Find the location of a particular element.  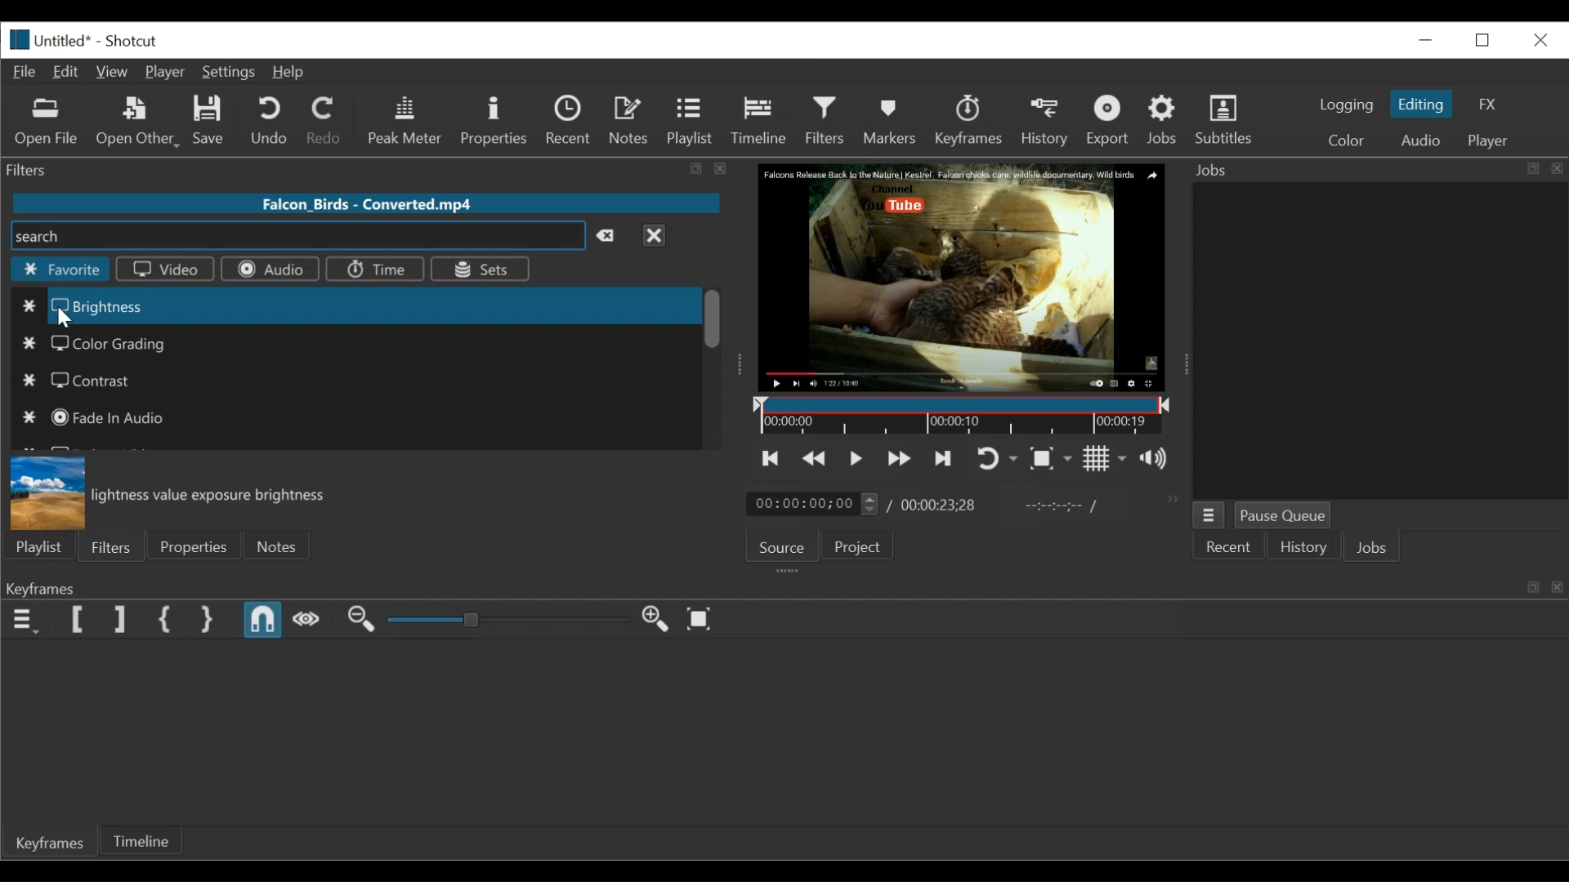

Peak Meter is located at coordinates (405, 122).